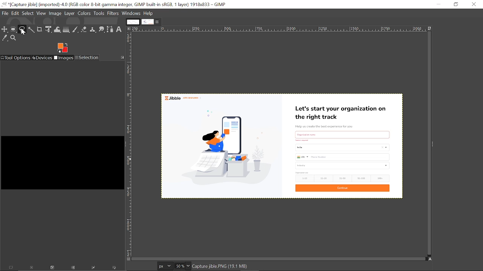 The image size is (483, 271). I want to click on Zoom image when window size changes, so click(431, 30).